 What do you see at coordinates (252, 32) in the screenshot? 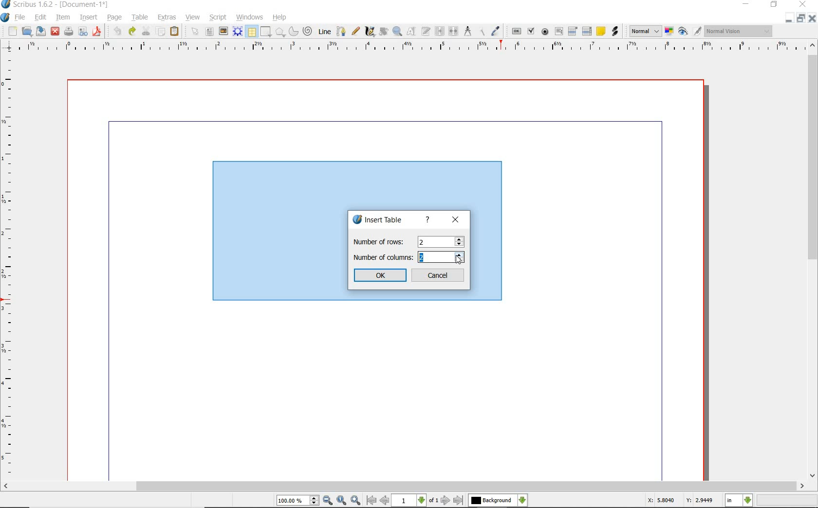
I see `table` at bounding box center [252, 32].